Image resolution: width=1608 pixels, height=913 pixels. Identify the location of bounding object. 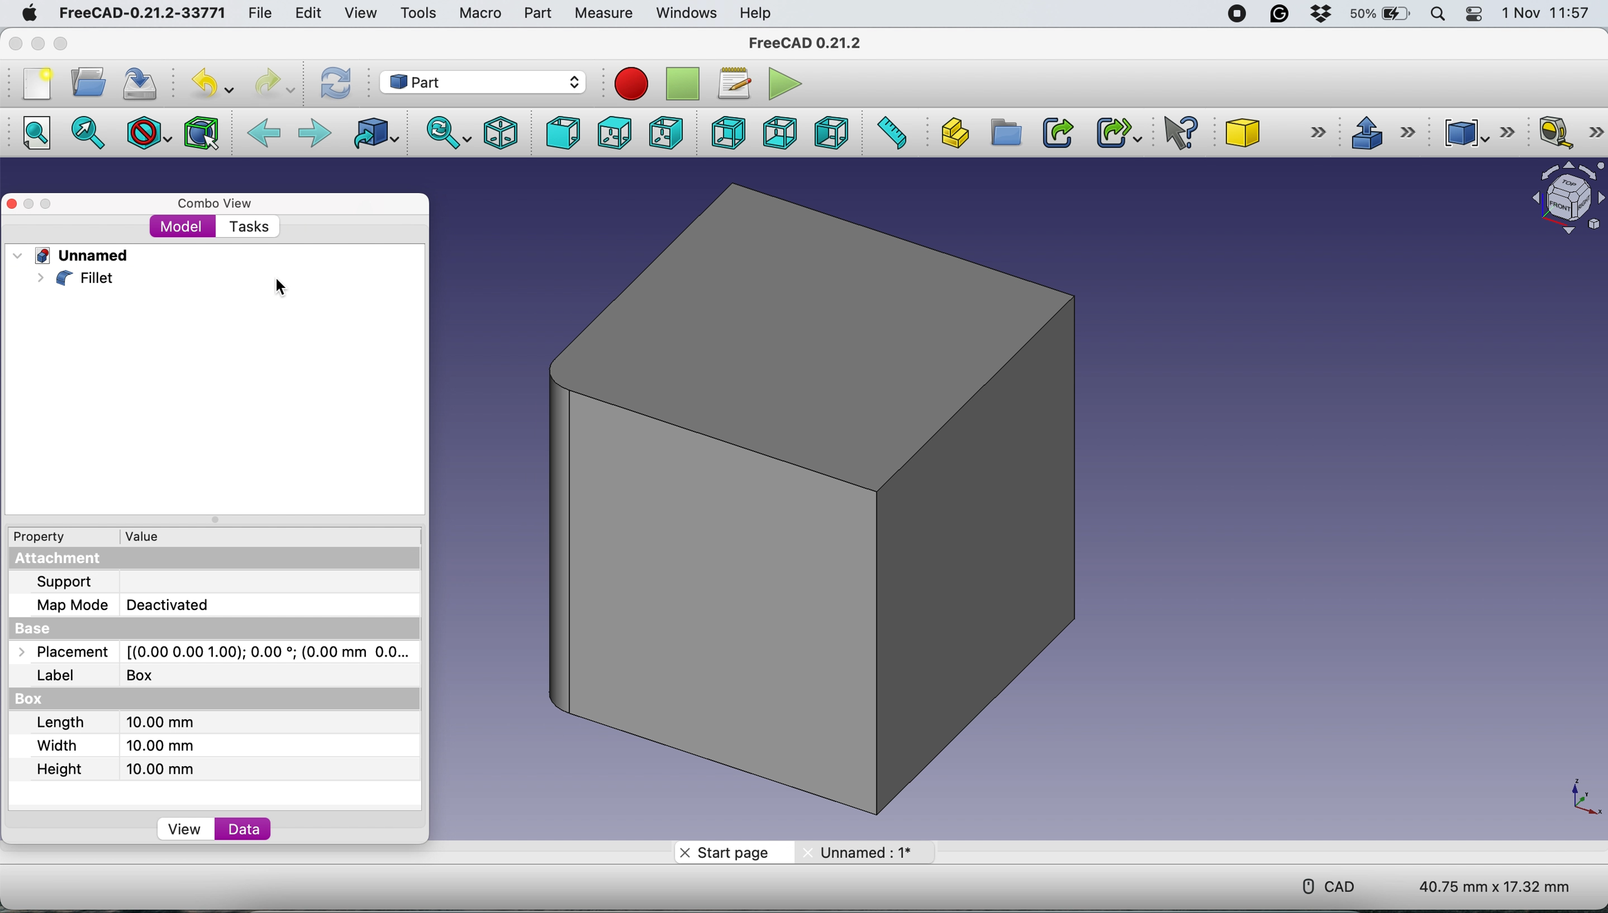
(202, 134).